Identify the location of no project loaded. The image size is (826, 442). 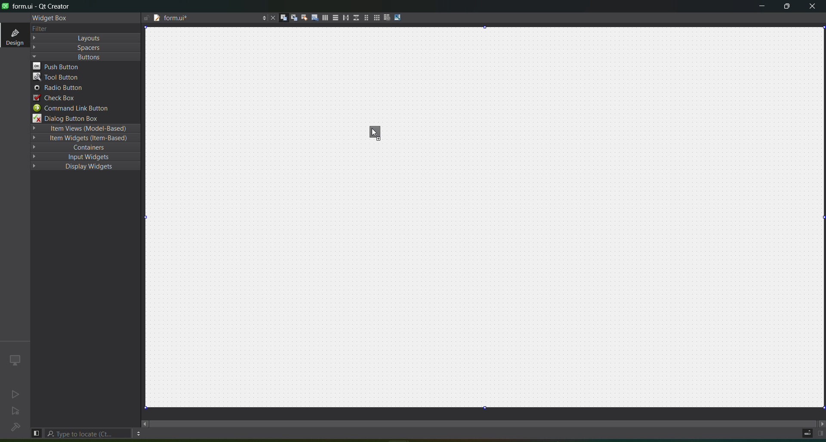
(16, 427).